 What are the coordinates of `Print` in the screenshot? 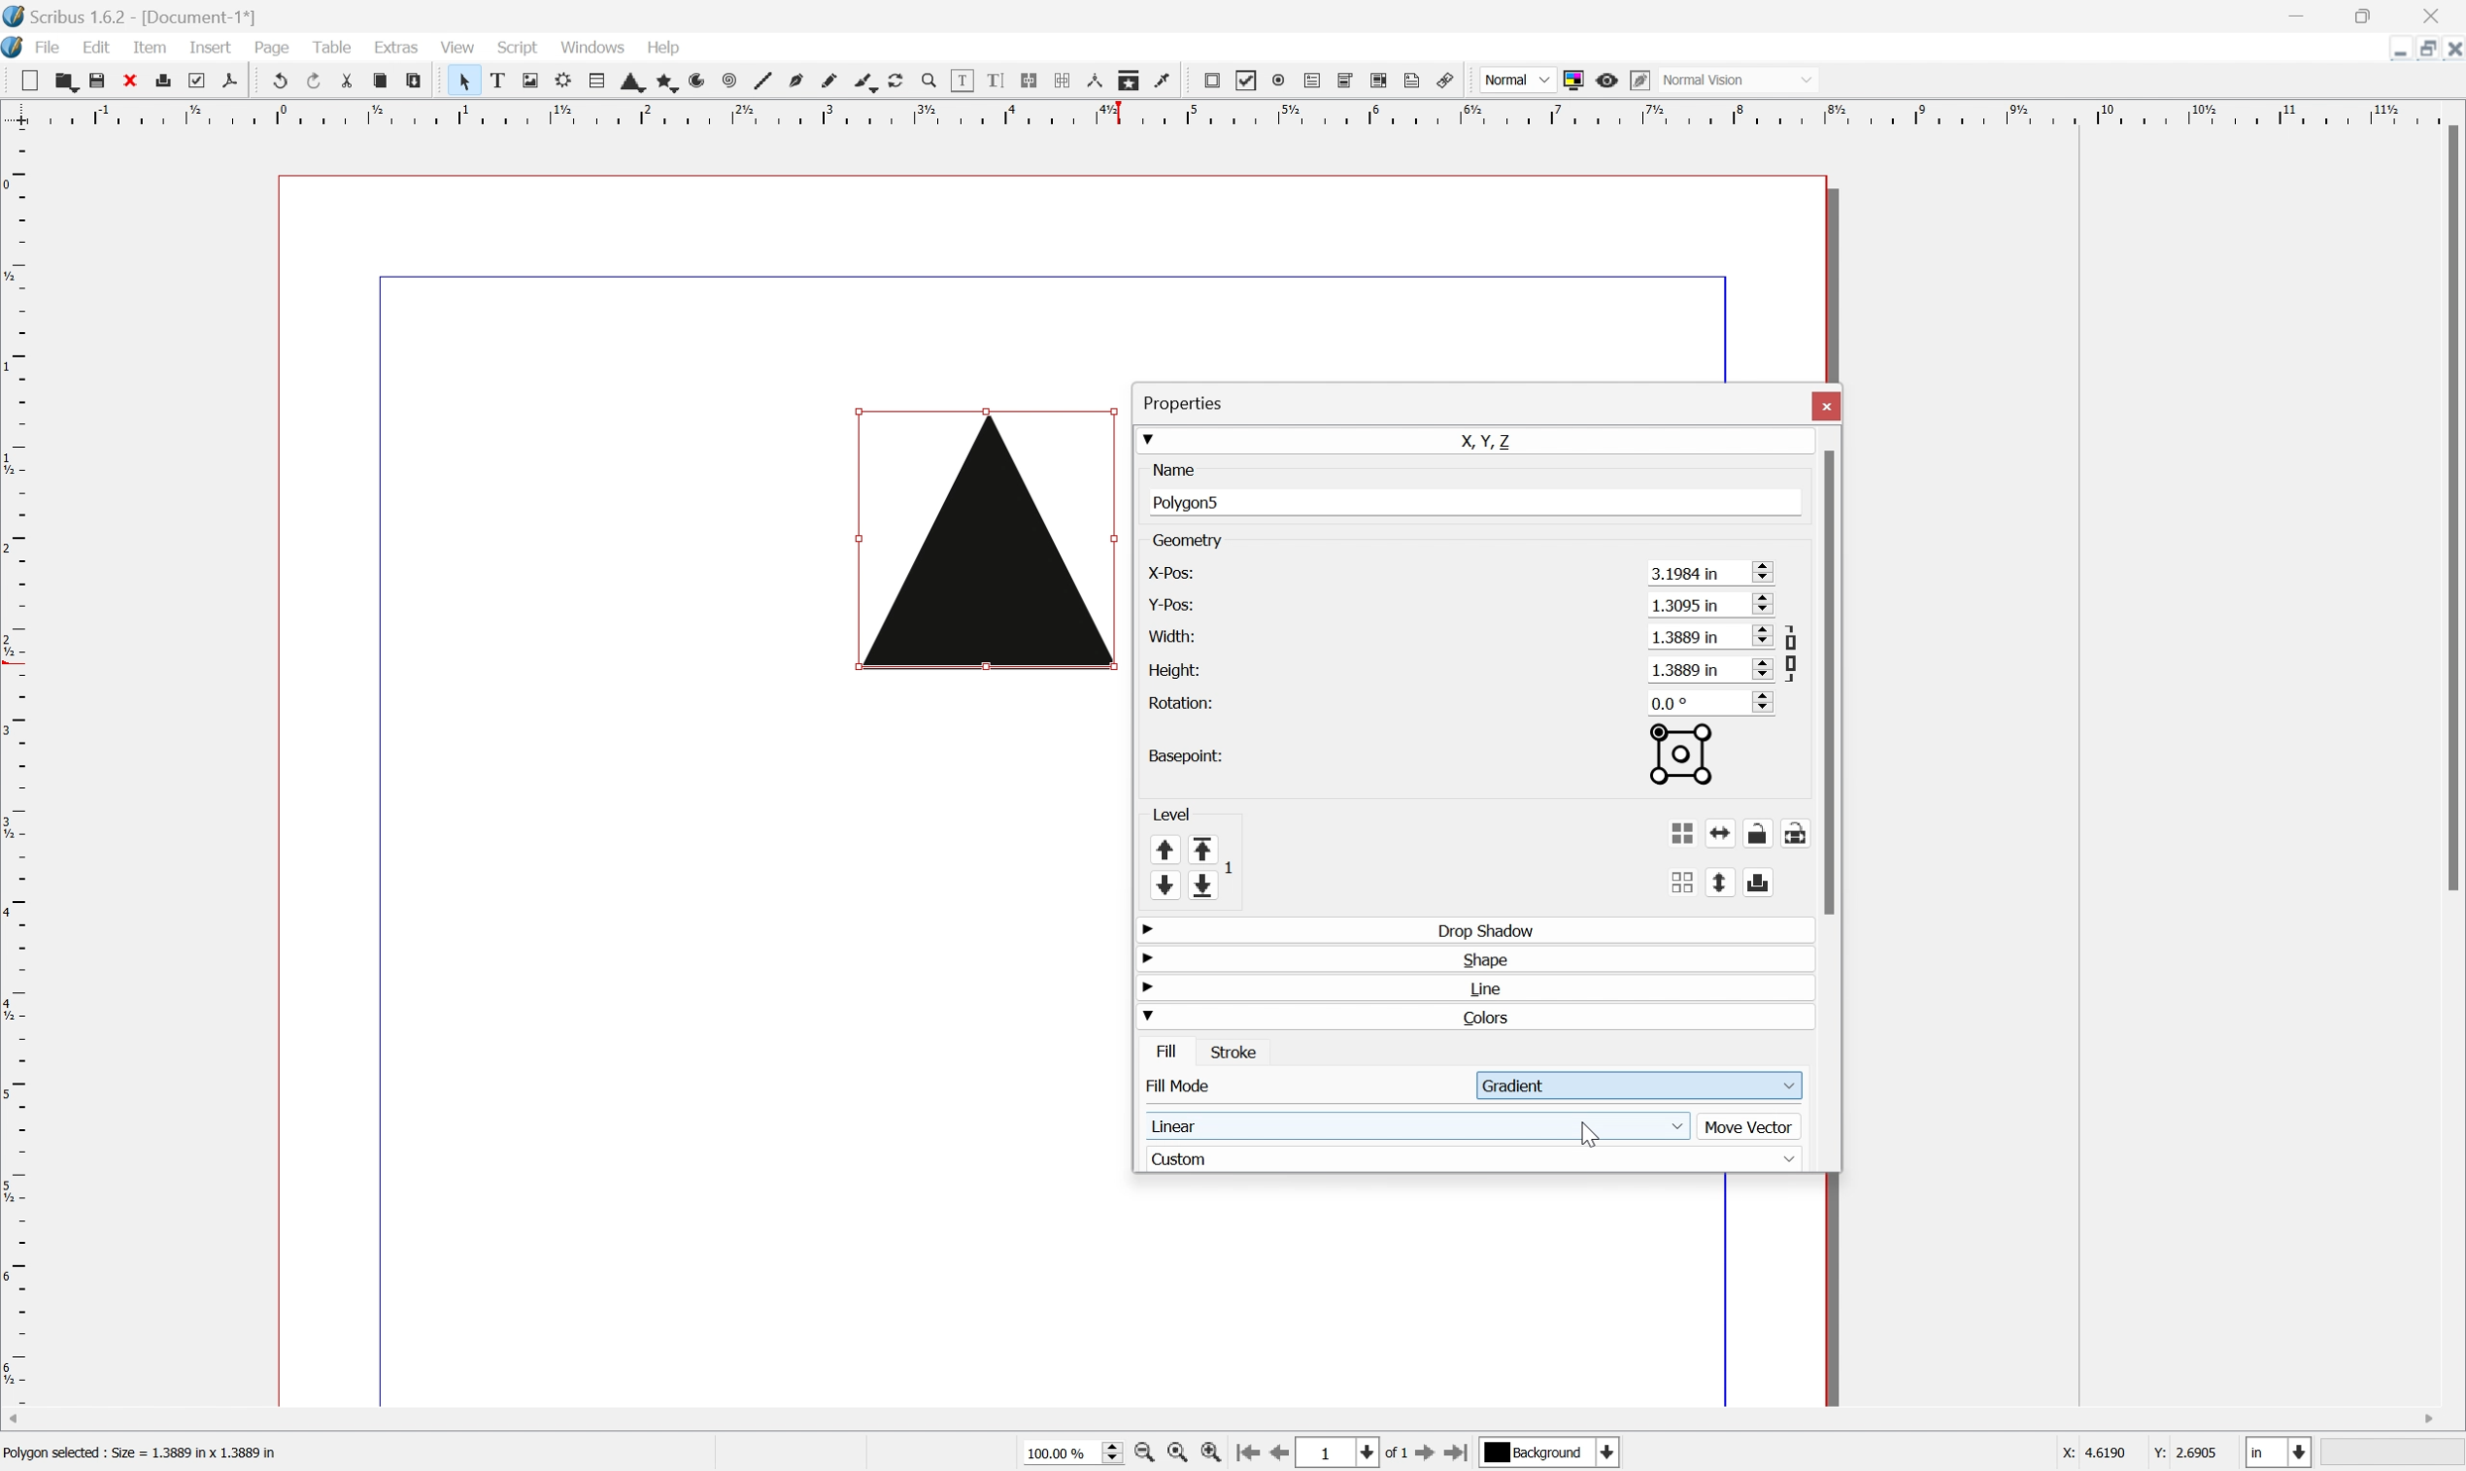 It's located at (162, 79).